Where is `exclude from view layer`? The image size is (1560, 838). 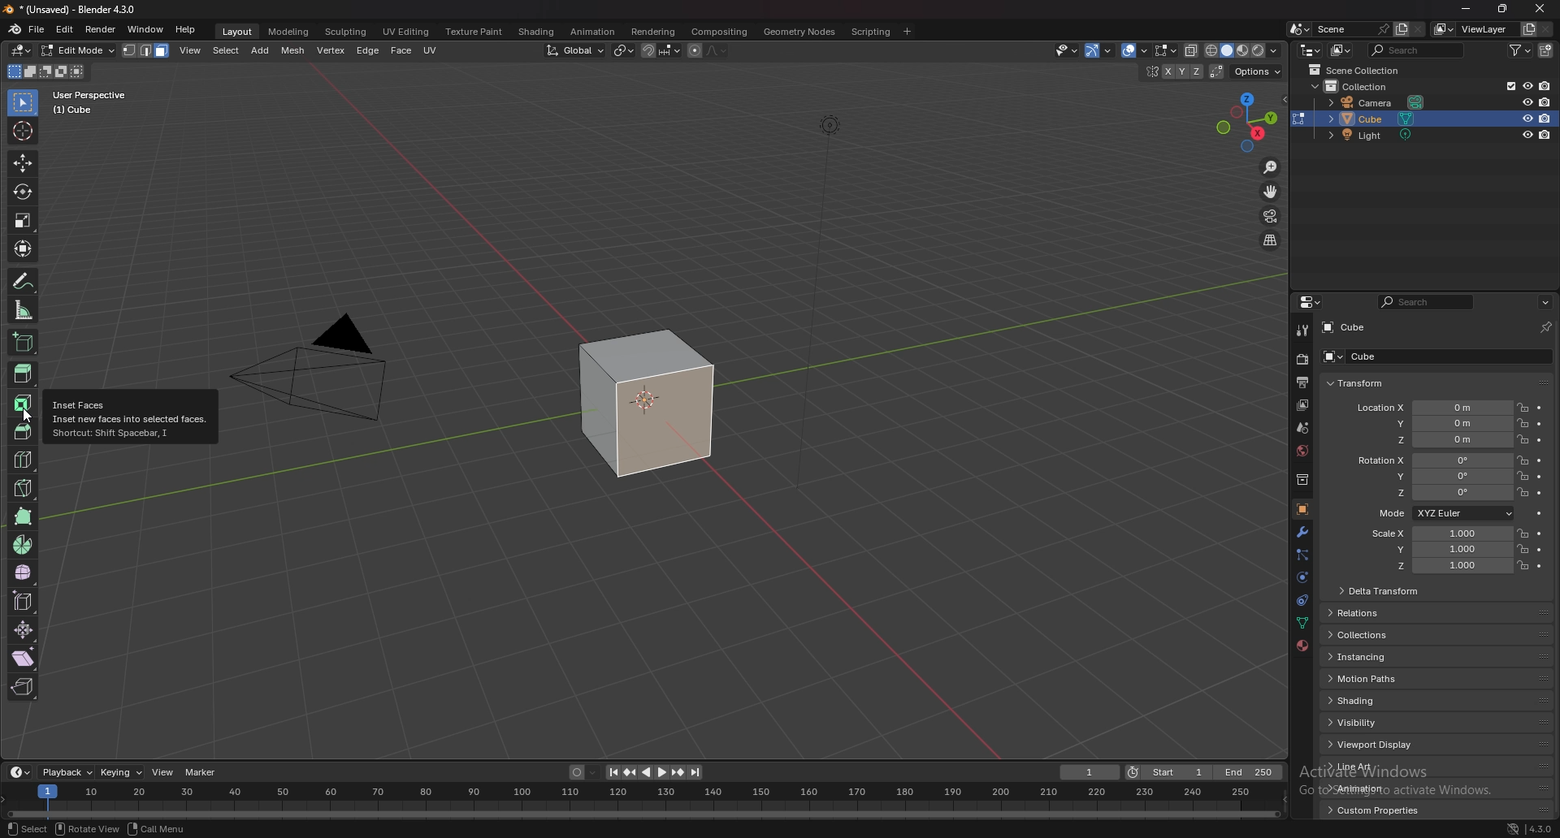
exclude from view layer is located at coordinates (1504, 85).